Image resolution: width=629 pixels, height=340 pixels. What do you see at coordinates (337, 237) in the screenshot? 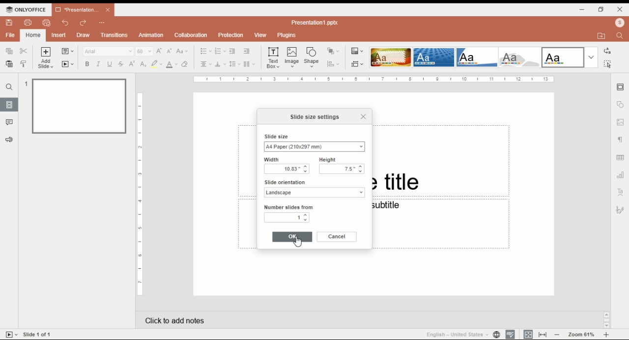
I see `cancel` at bounding box center [337, 237].